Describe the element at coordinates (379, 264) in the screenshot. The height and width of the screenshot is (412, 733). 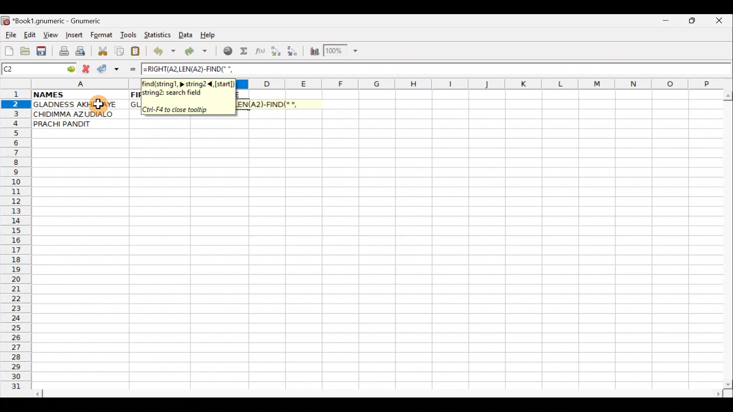
I see `Cells` at that location.